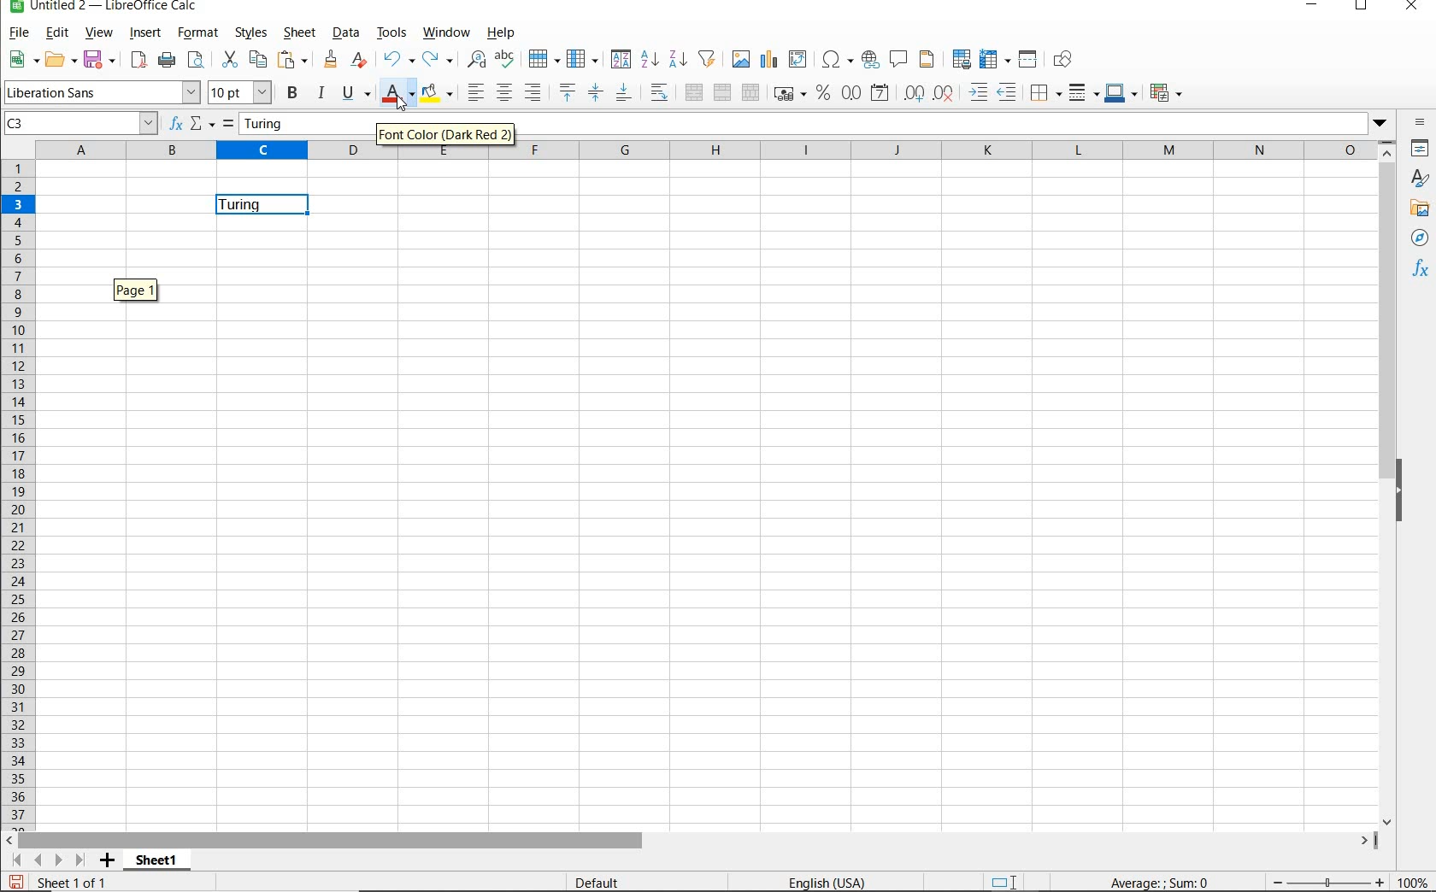 Image resolution: width=1436 pixels, height=892 pixels. I want to click on UNMERGE CELLS, so click(751, 91).